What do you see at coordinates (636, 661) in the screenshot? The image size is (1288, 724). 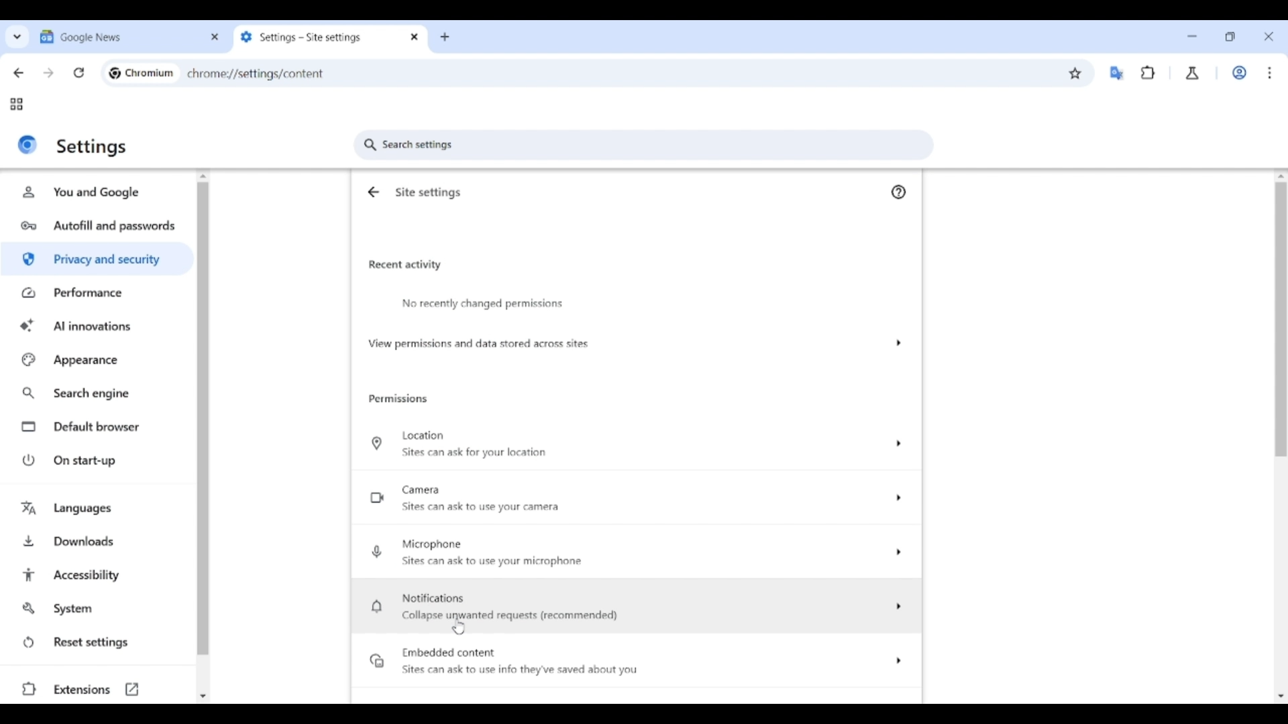 I see `Embedded content option` at bounding box center [636, 661].